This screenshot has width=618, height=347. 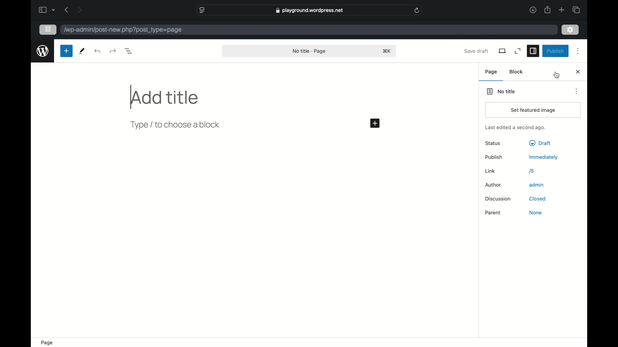 What do you see at coordinates (53, 10) in the screenshot?
I see `tab group picker` at bounding box center [53, 10].